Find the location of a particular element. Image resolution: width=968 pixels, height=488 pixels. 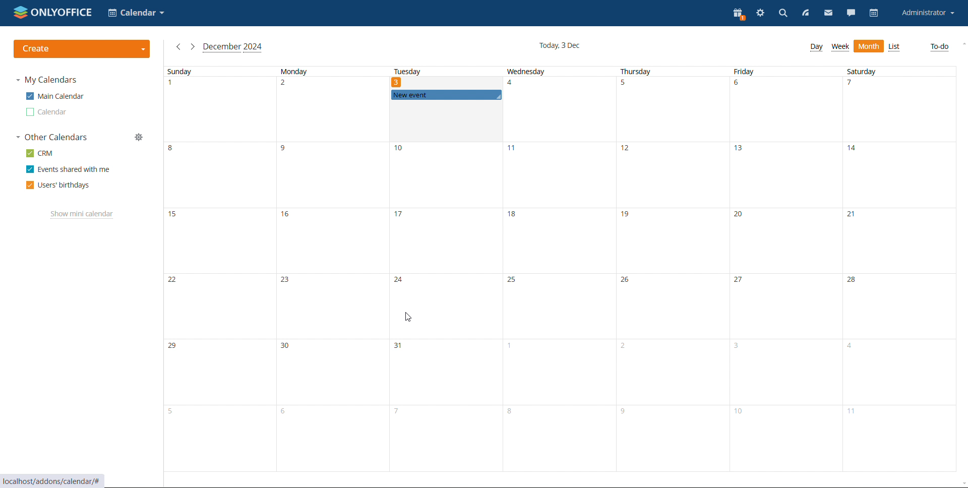

date is located at coordinates (446, 174).